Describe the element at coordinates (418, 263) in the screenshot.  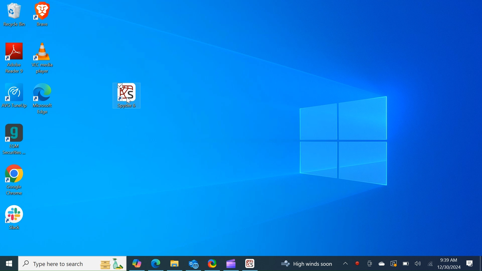
I see `Speaker` at that location.